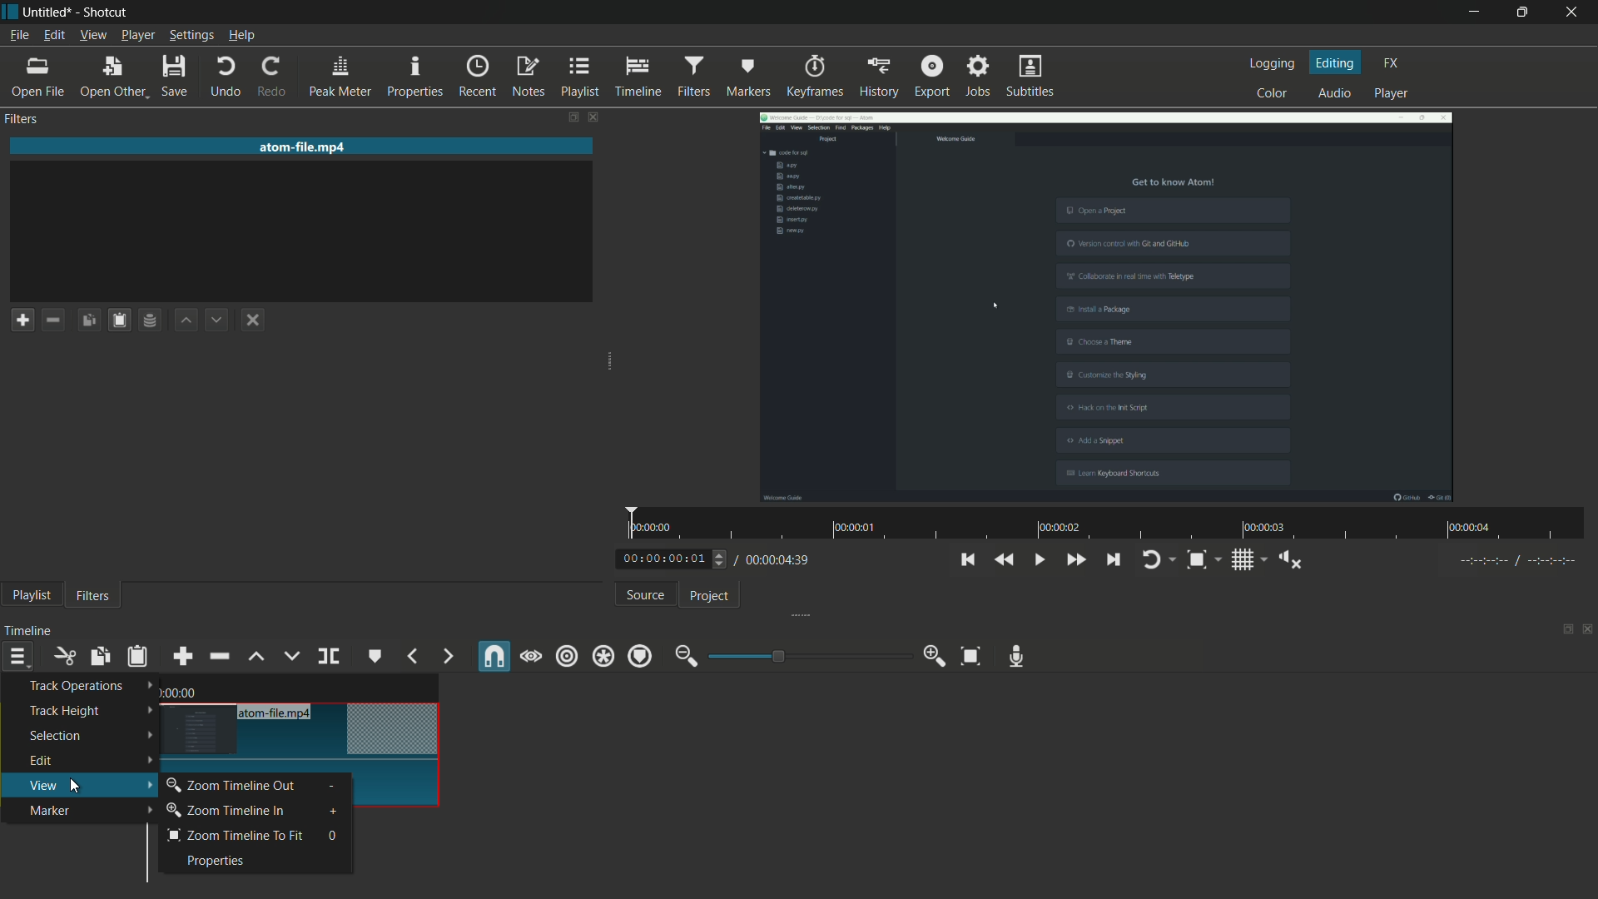 Image resolution: width=1598 pixels, height=899 pixels. I want to click on append, so click(182, 657).